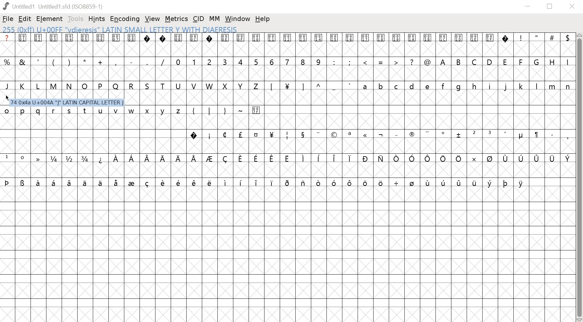 The height and width of the screenshot is (322, 583). What do you see at coordinates (97, 19) in the screenshot?
I see `HINTS` at bounding box center [97, 19].